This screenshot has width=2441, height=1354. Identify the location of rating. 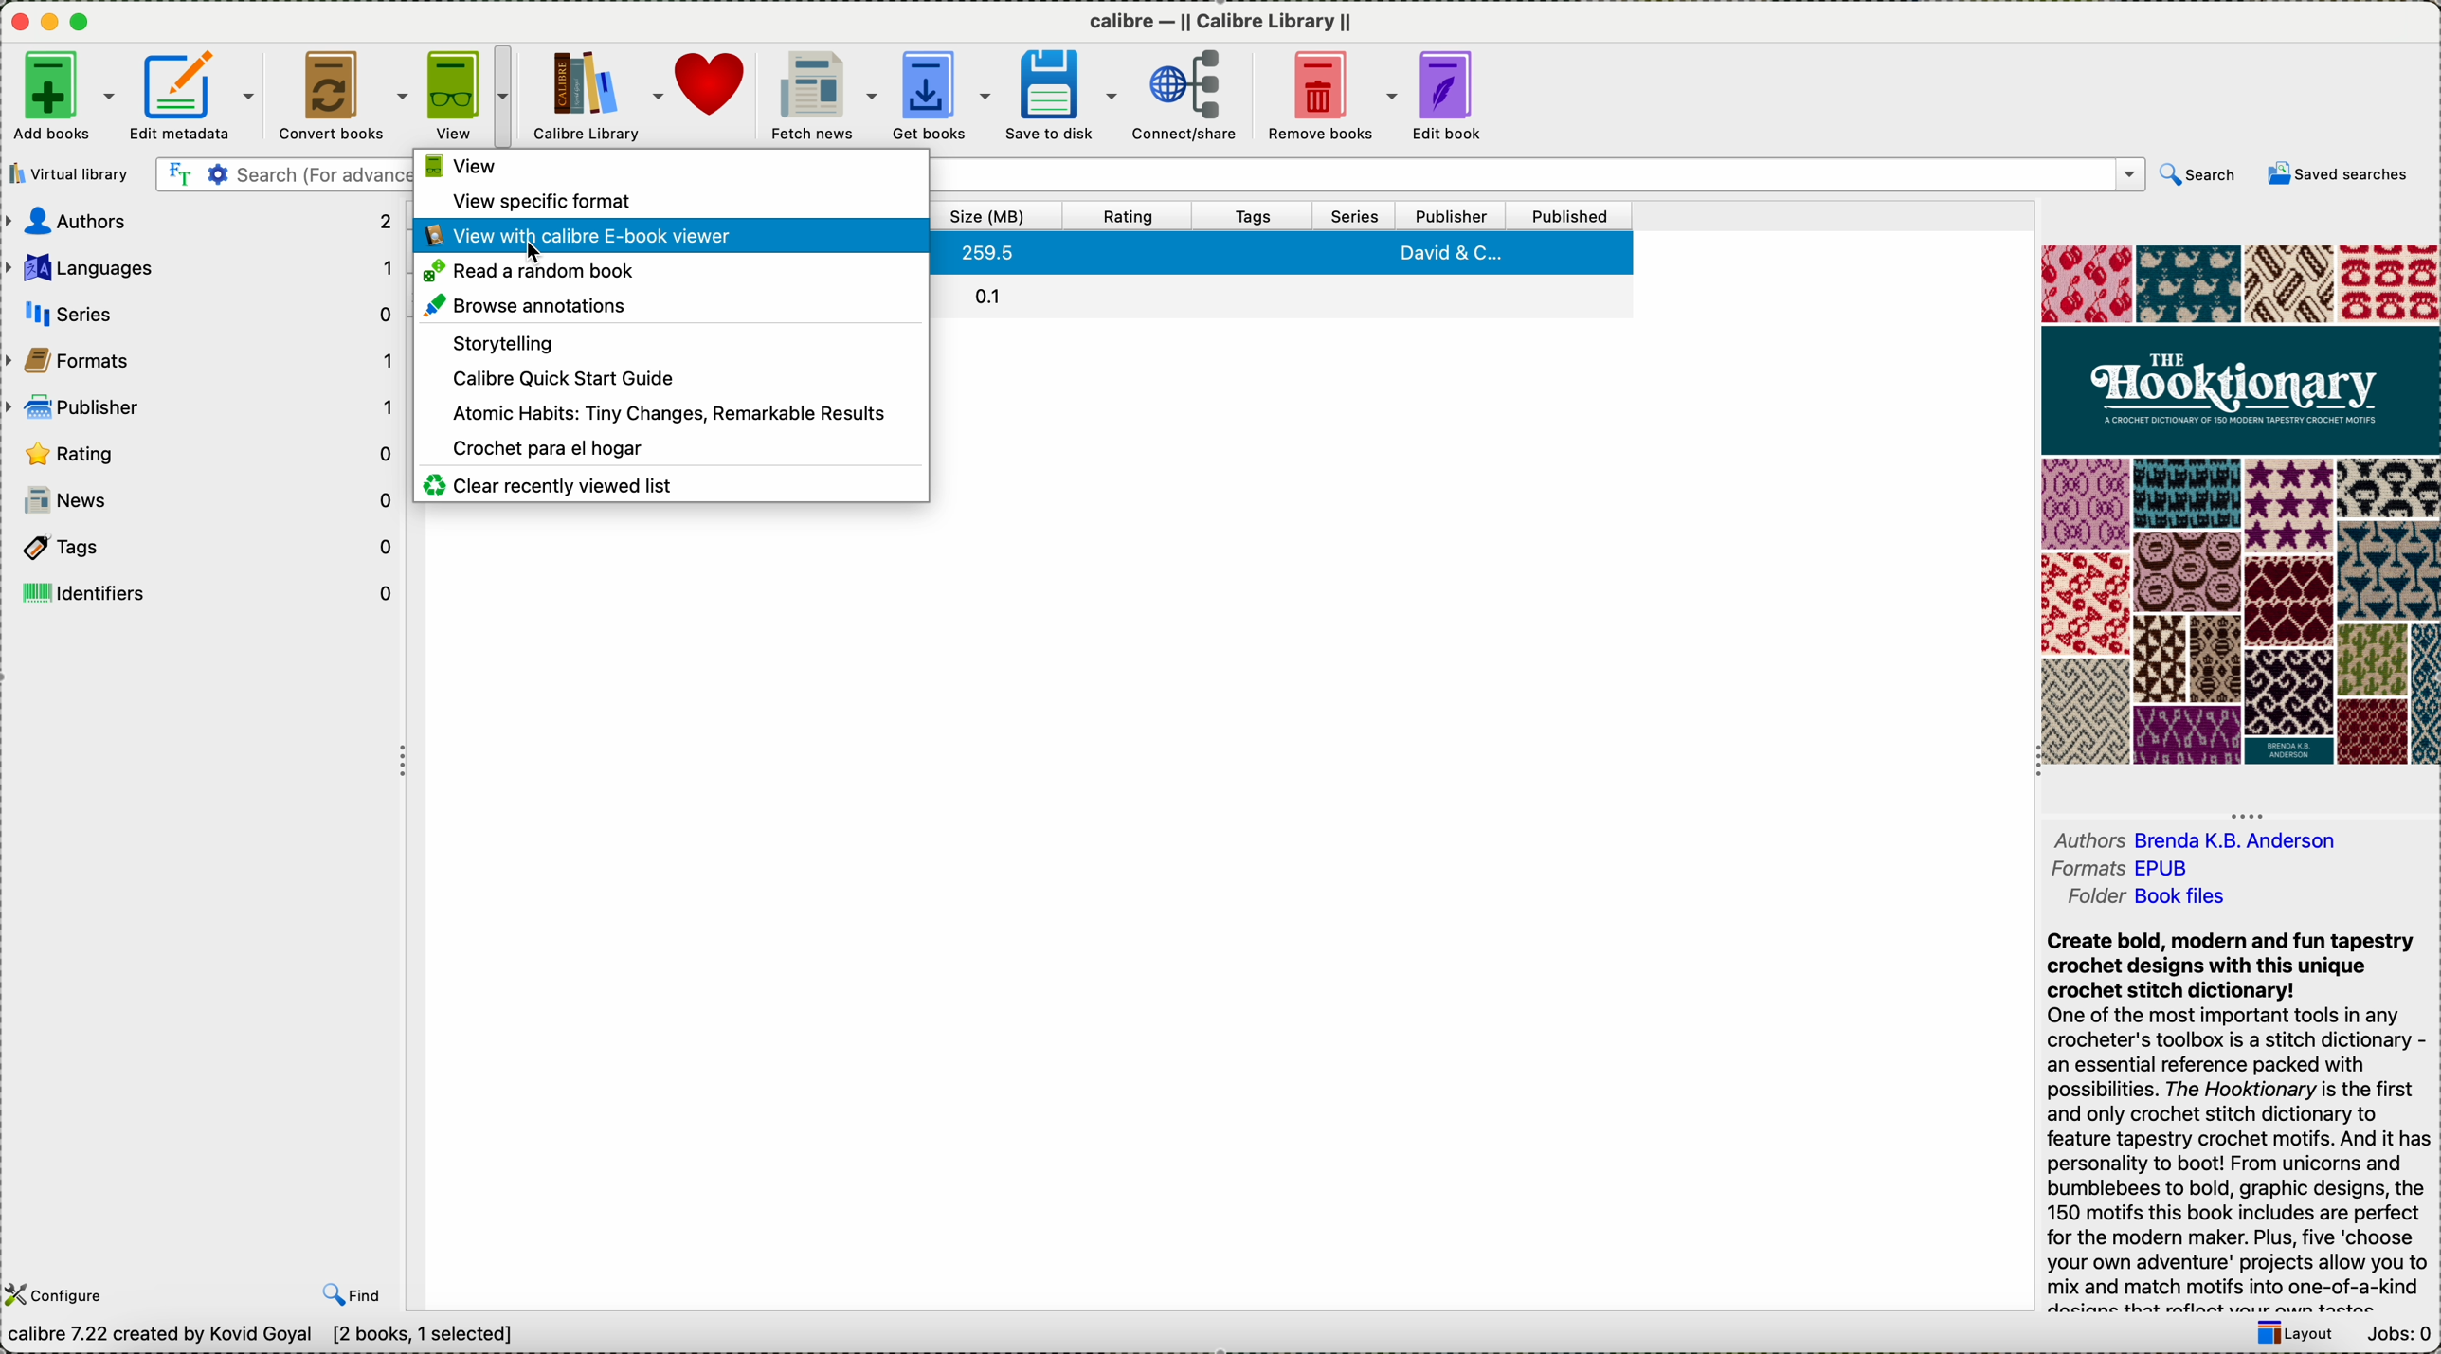
(1124, 217).